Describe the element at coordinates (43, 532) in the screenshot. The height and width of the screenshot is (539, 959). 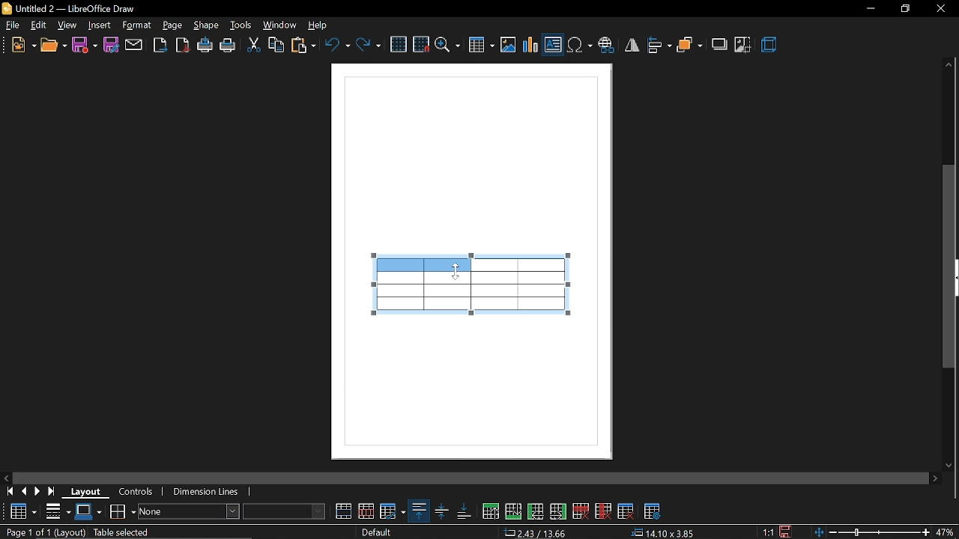
I see `Page 1 of 1 (Layout)` at that location.